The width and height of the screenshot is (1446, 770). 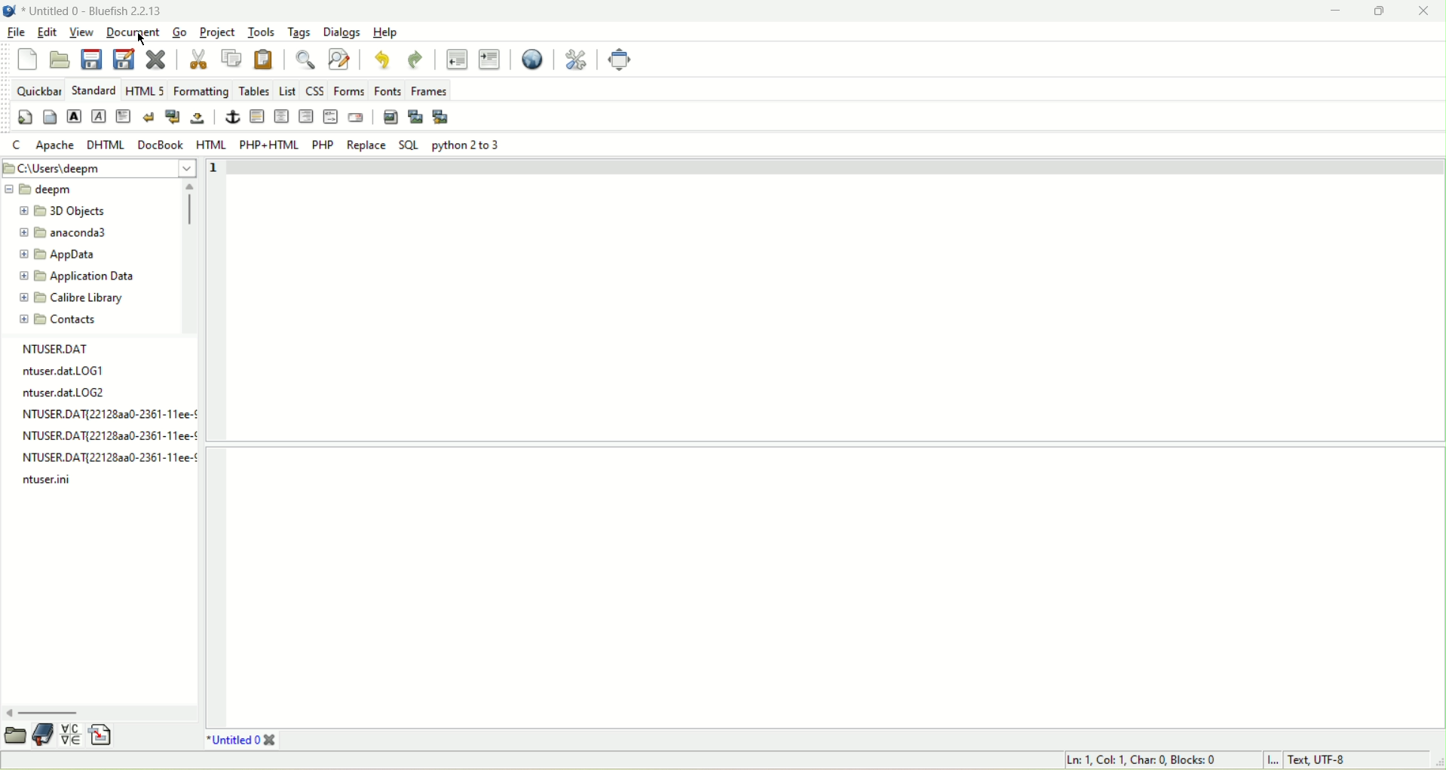 What do you see at coordinates (456, 60) in the screenshot?
I see `unindent` at bounding box center [456, 60].